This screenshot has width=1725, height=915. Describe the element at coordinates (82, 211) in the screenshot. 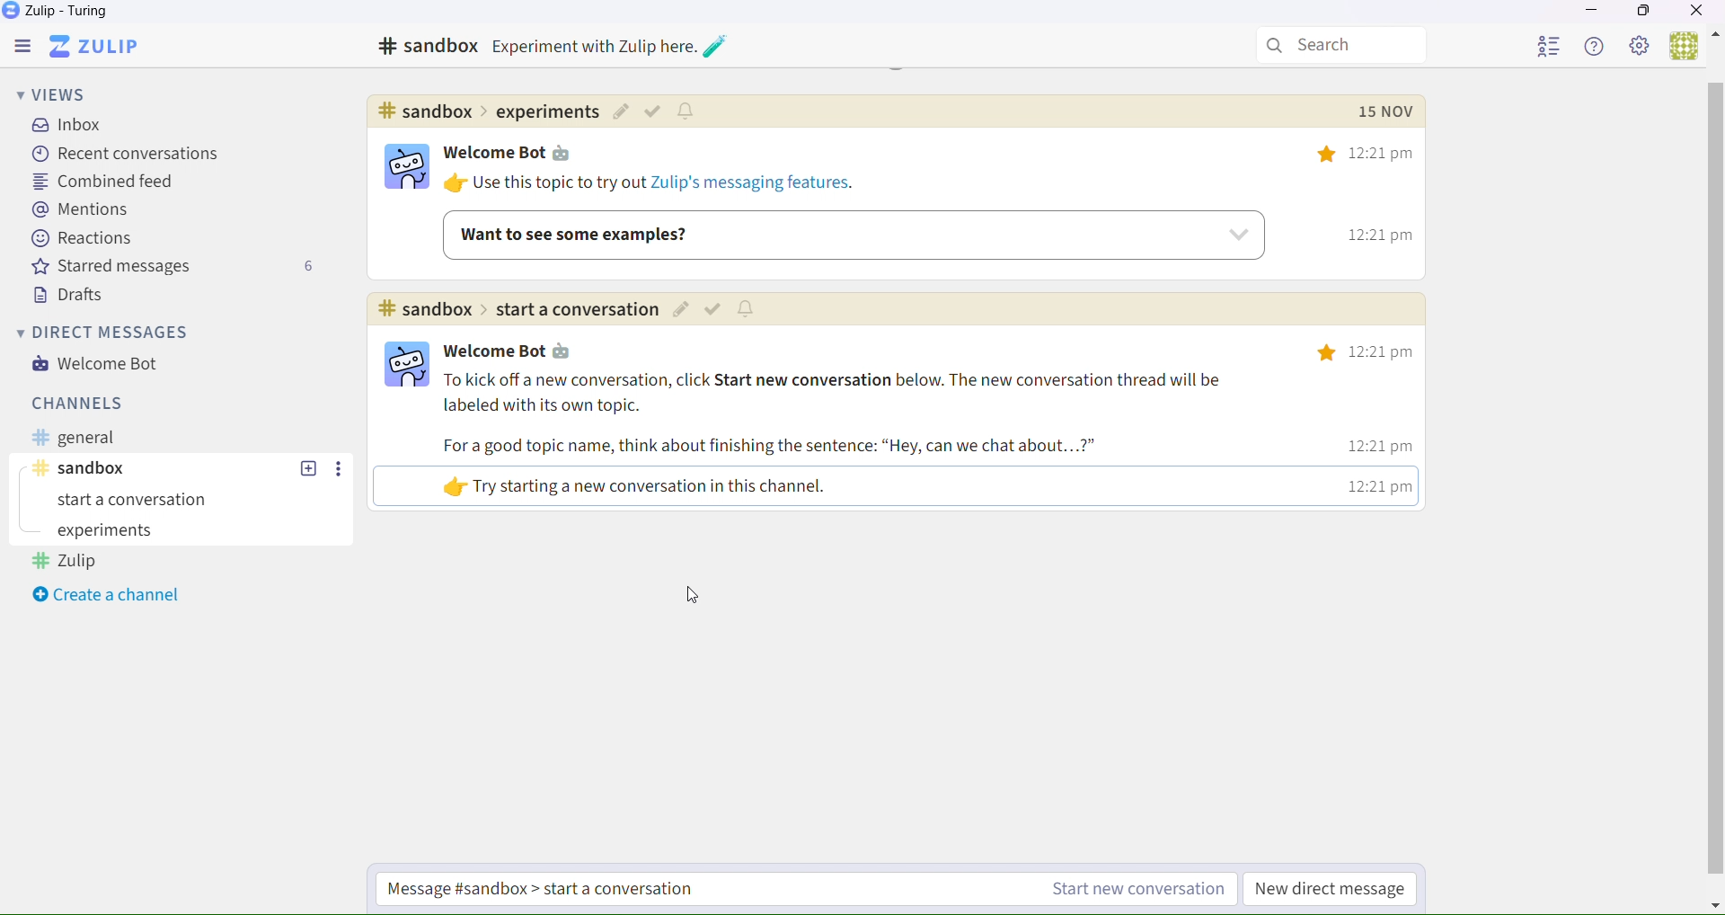

I see `Mentions` at that location.